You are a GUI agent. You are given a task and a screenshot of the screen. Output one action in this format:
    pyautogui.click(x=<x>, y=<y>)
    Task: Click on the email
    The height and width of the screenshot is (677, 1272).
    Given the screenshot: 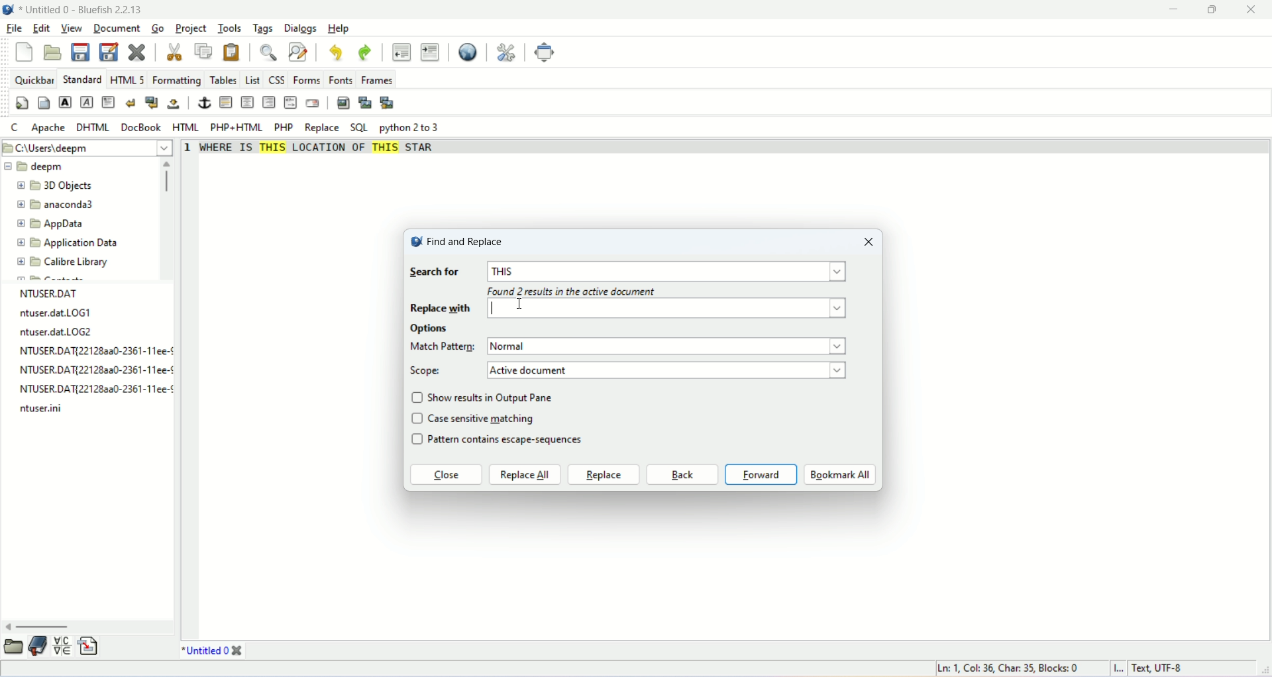 What is the action you would take?
    pyautogui.click(x=313, y=103)
    